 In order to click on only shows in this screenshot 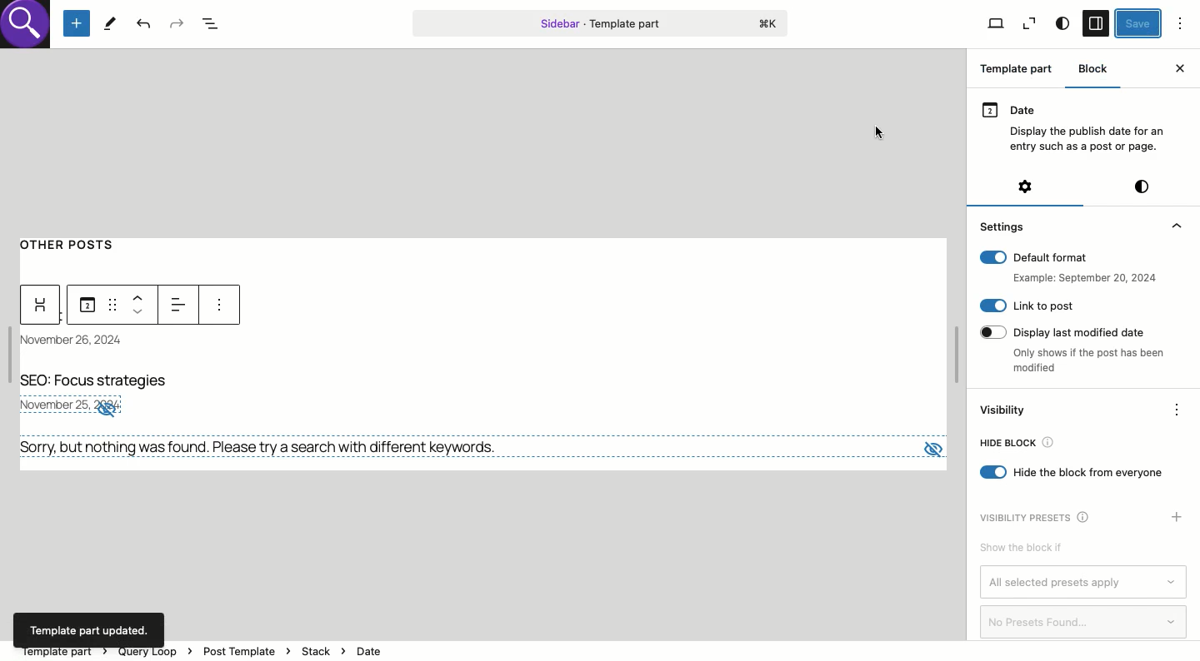, I will do `click(1089, 362)`.